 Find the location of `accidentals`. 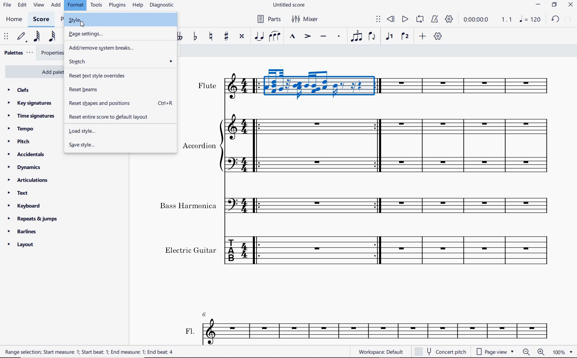

accidentals is located at coordinates (26, 154).